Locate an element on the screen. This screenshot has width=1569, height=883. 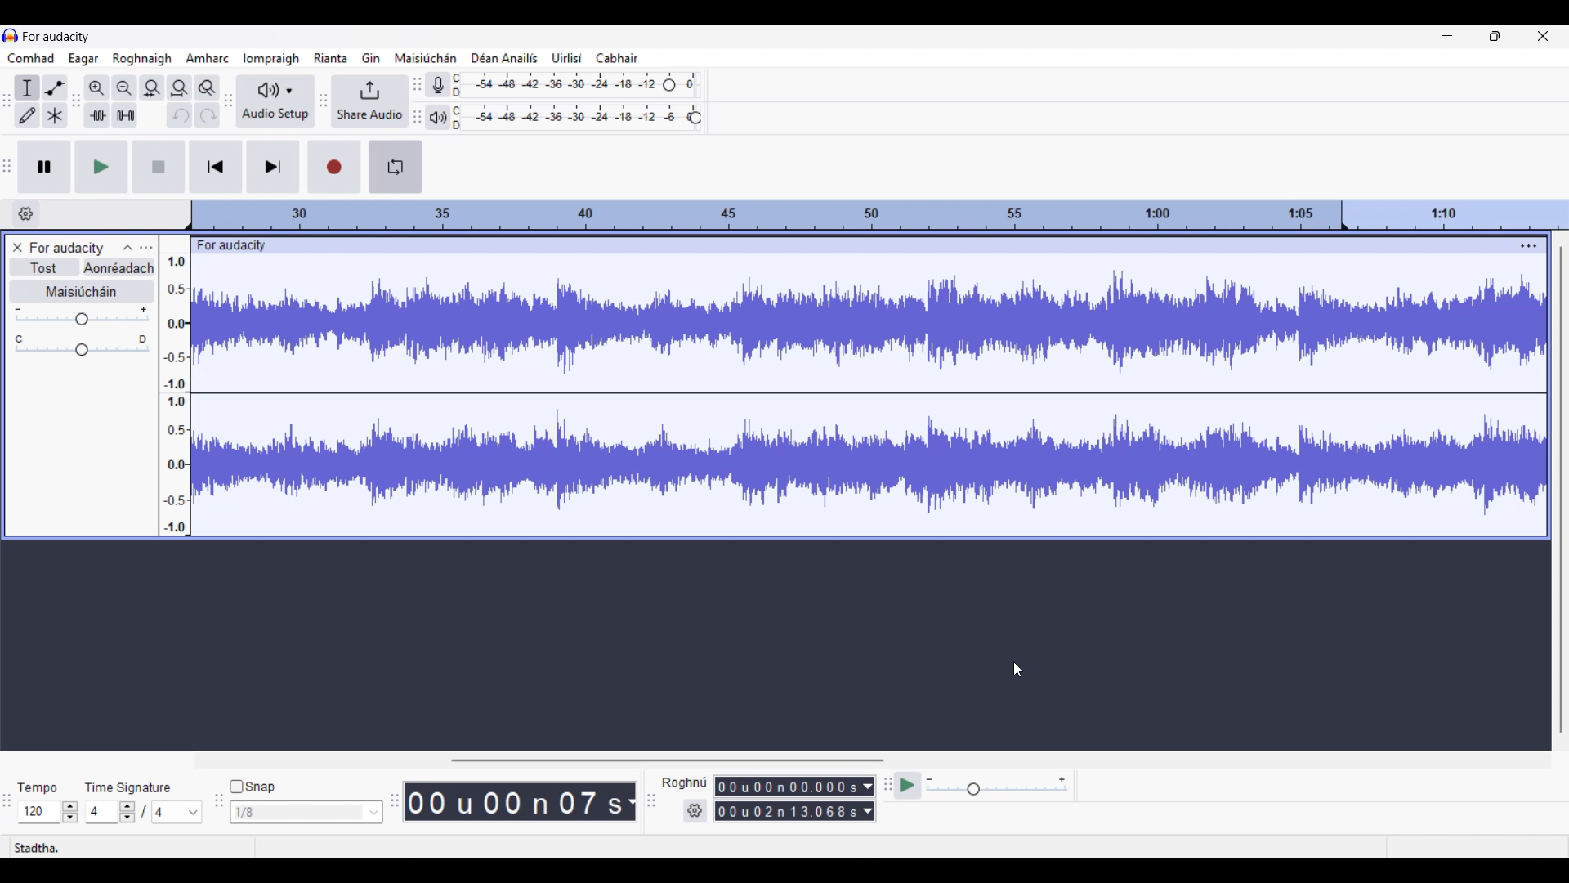
For audacity is located at coordinates (62, 35).